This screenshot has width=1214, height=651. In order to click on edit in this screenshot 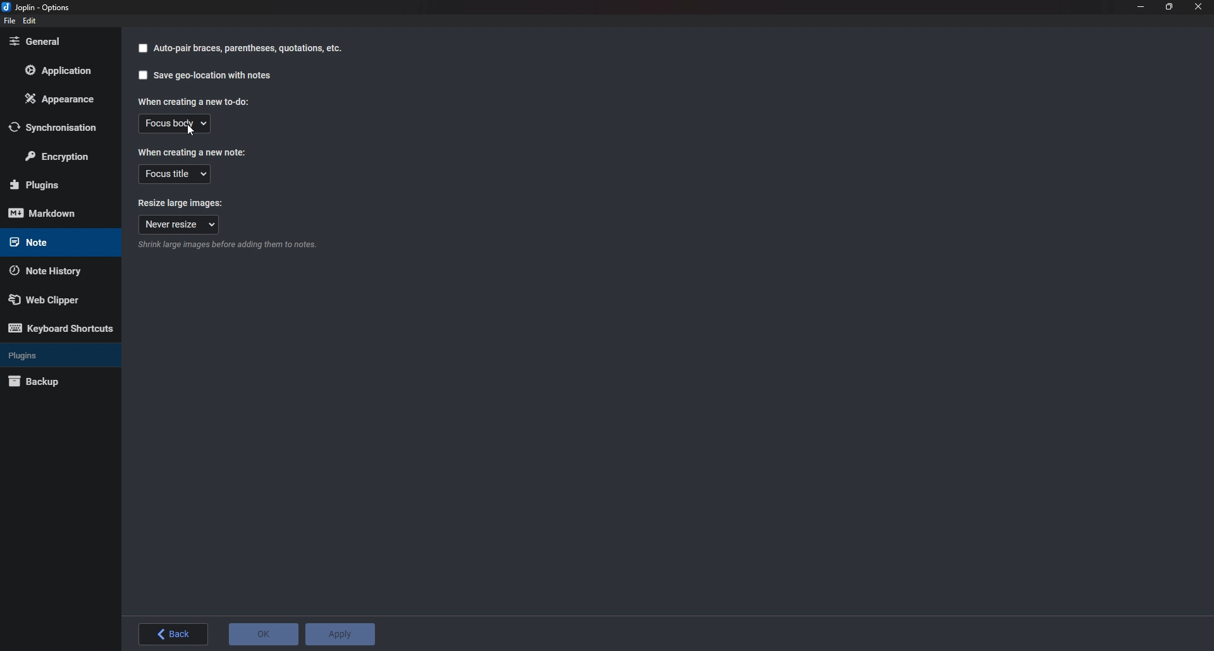, I will do `click(31, 21)`.